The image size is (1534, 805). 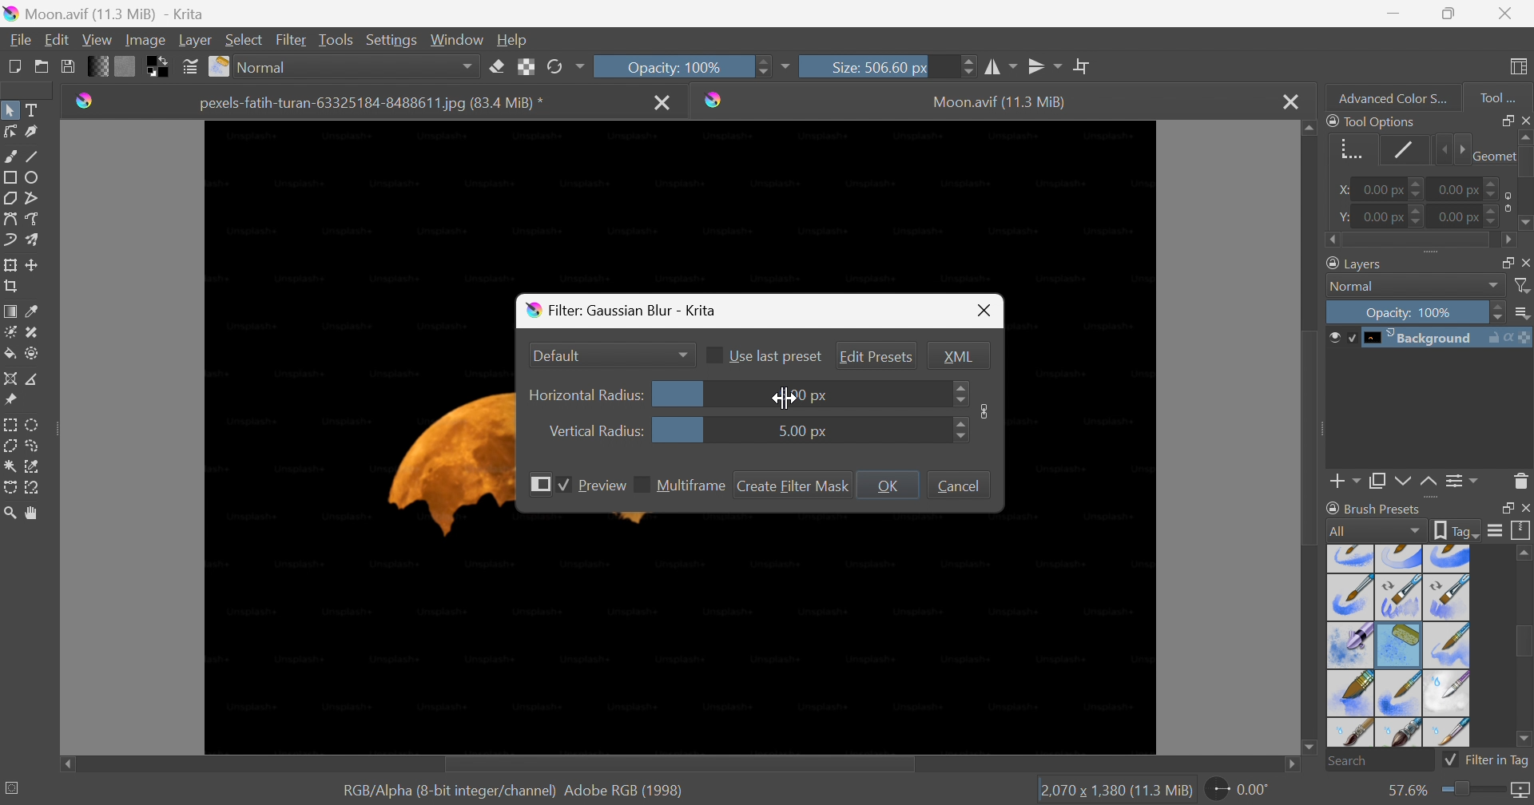 I want to click on Magnetic curve selection tool, so click(x=31, y=489).